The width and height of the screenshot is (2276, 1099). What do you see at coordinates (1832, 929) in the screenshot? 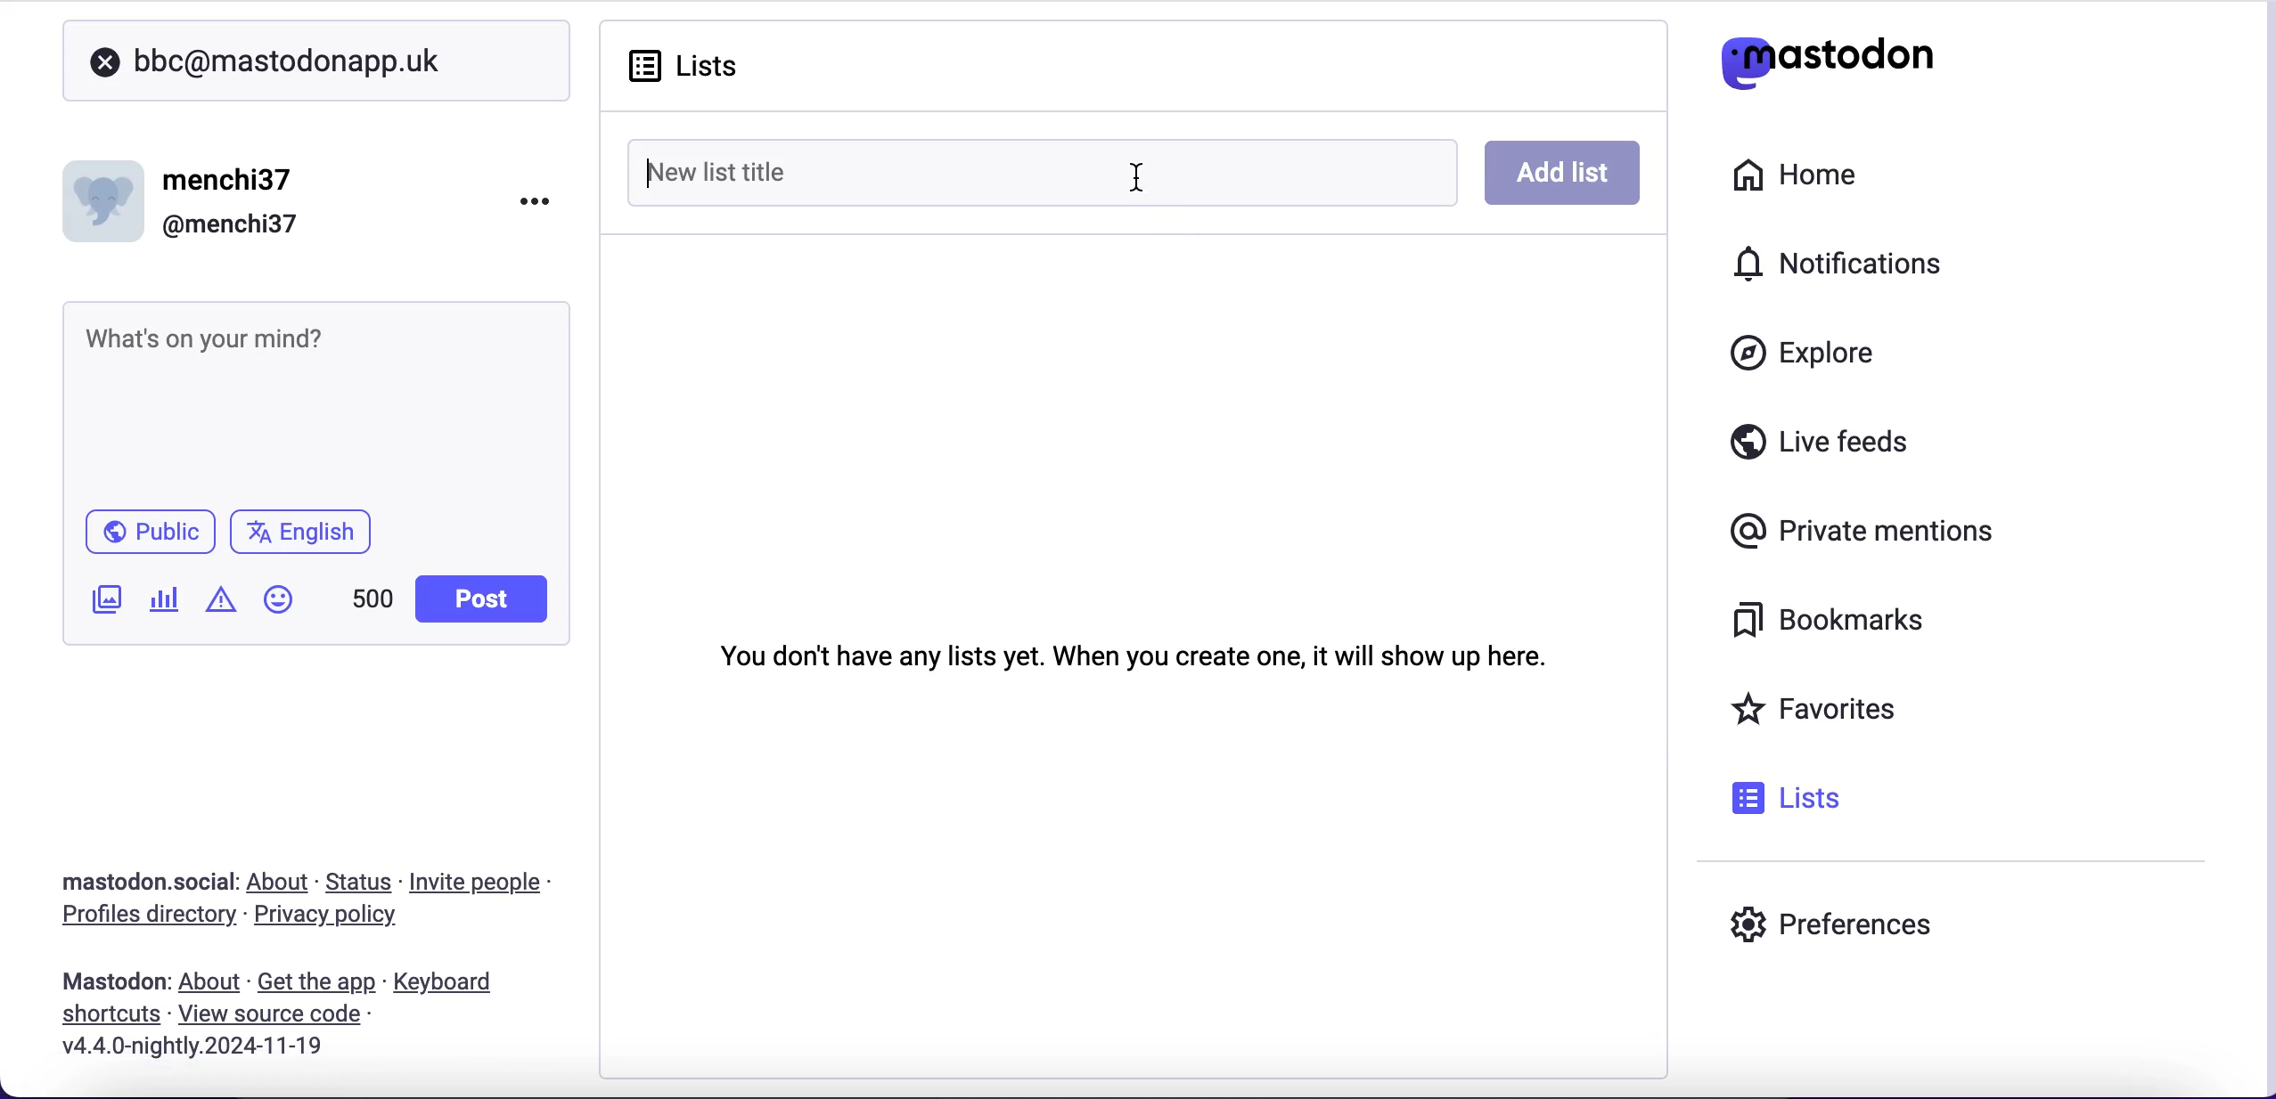
I see `preferences` at bounding box center [1832, 929].